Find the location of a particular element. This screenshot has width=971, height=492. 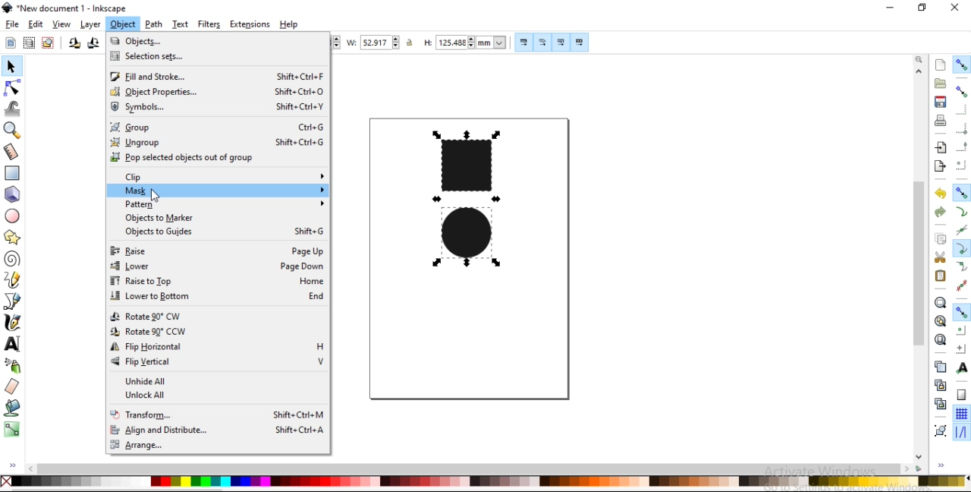

move gradients along with objects is located at coordinates (560, 43).